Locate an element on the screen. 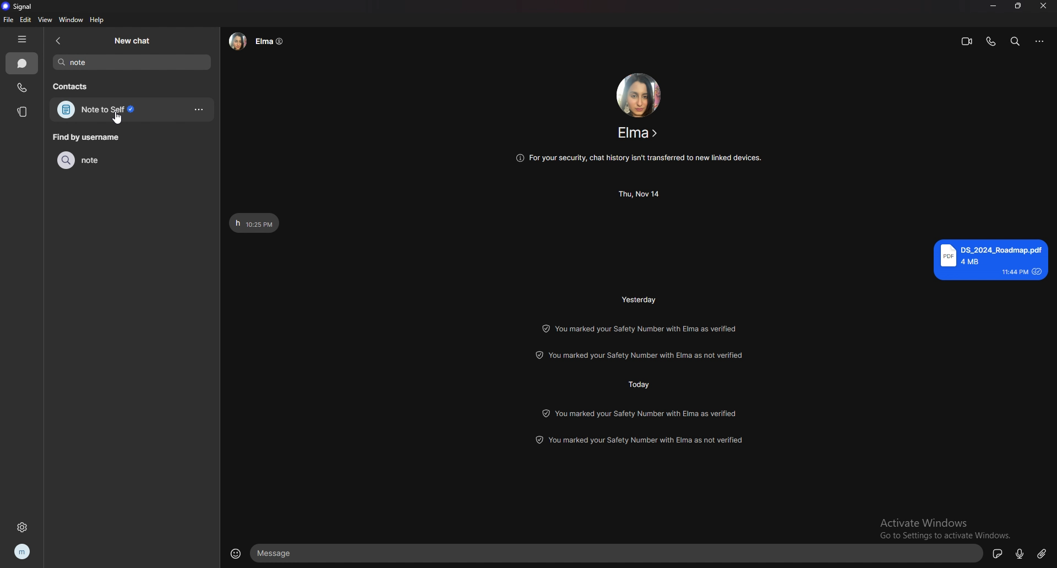 The image size is (1057, 568). minimize is located at coordinates (993, 5).